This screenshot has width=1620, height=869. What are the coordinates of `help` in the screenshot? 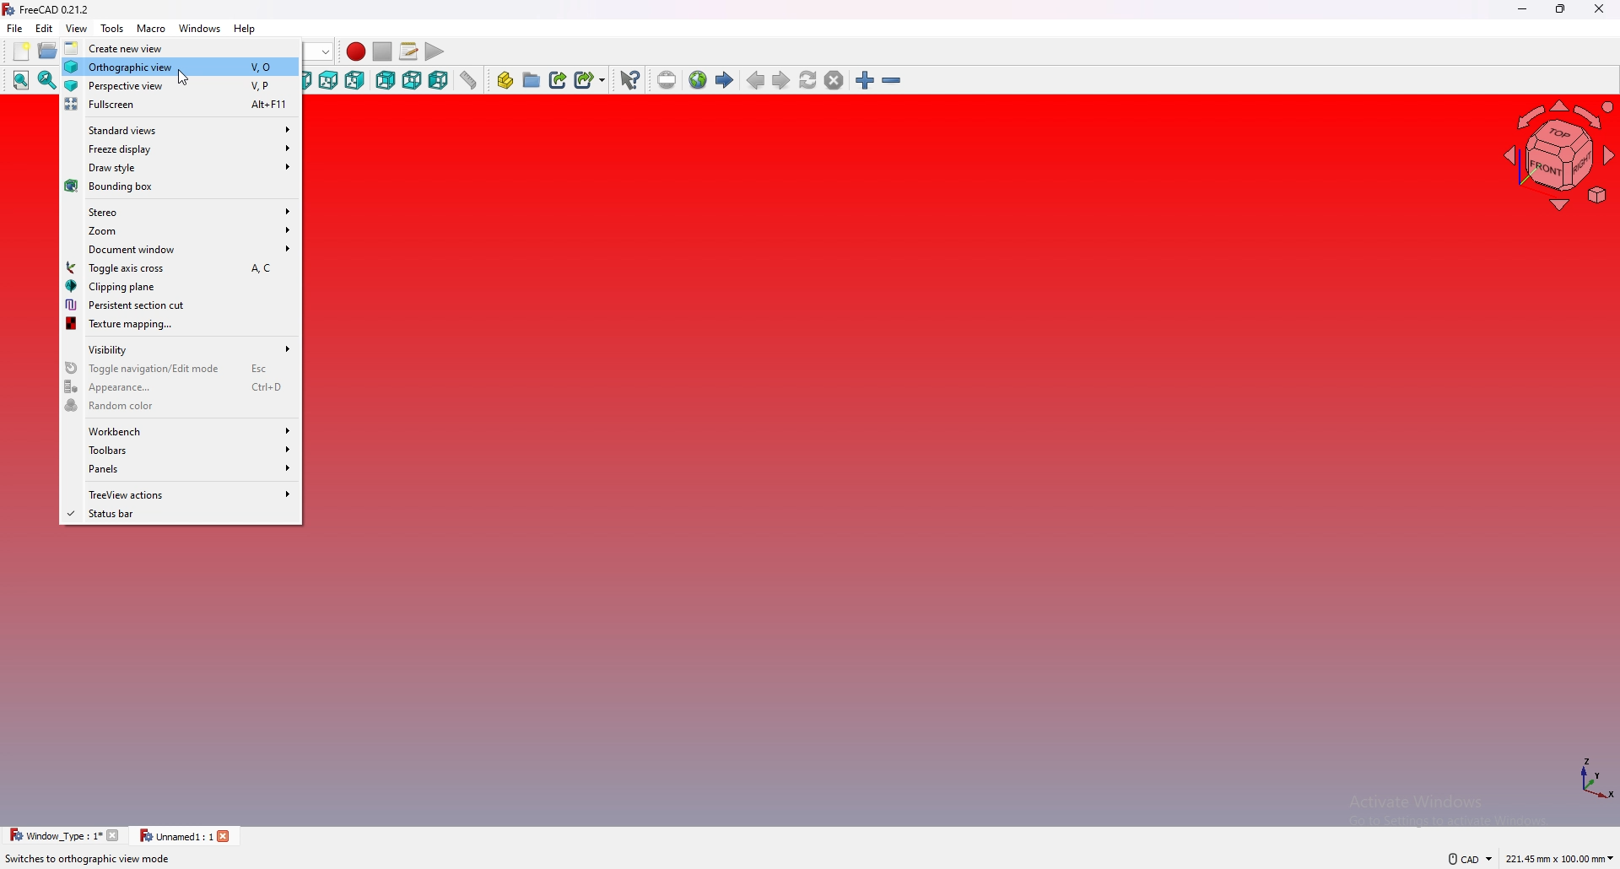 It's located at (246, 29).